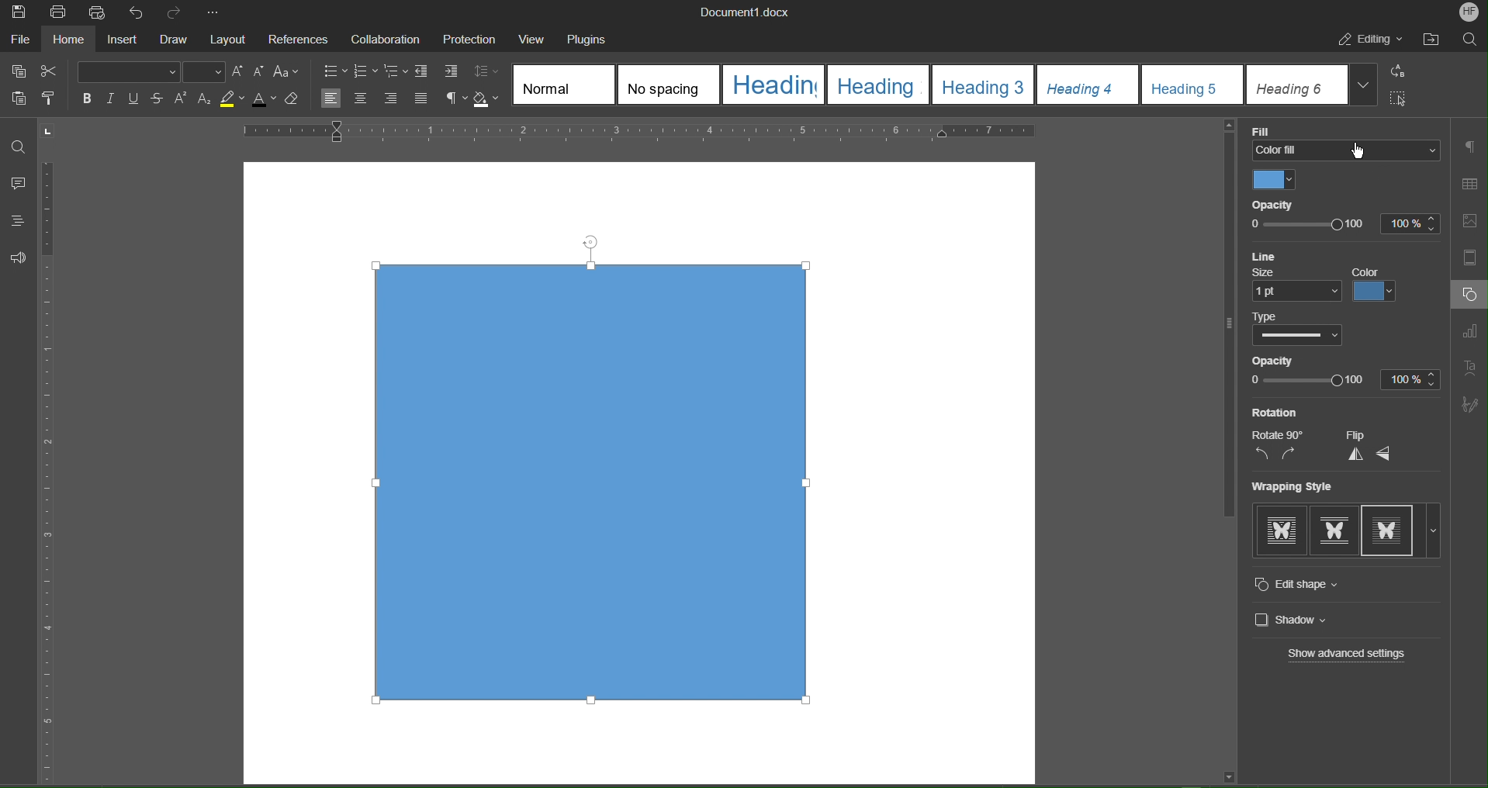  I want to click on 100%, so click(1410, 223).